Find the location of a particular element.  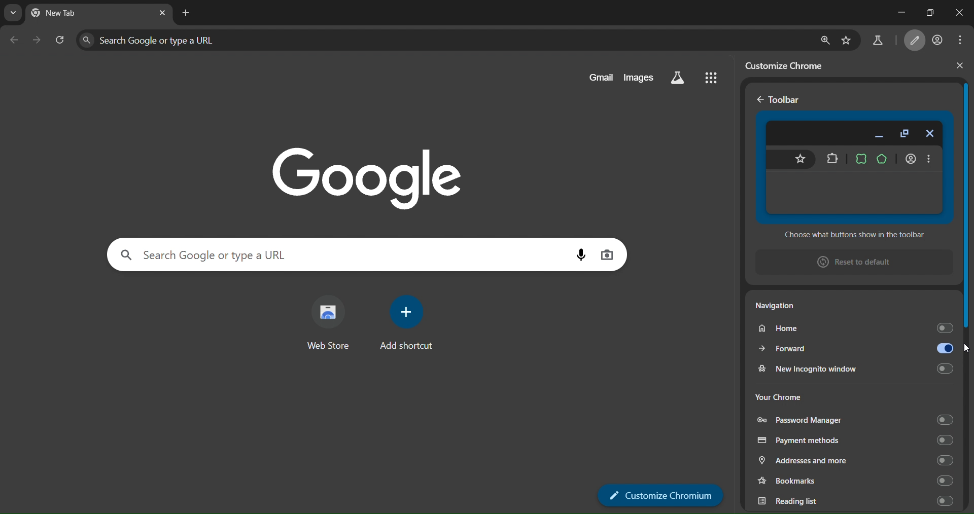

new incognito window is located at coordinates (853, 368).